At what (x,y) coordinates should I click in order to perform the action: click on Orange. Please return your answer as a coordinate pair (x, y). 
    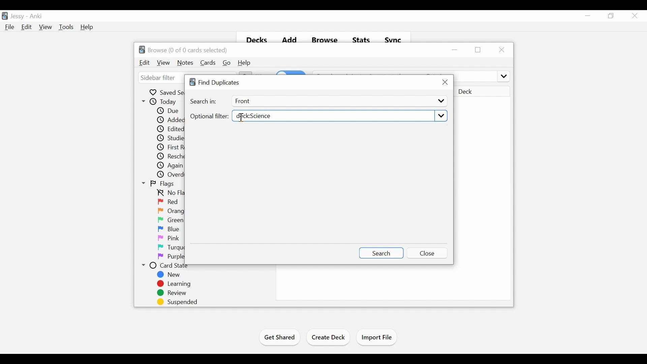
    Looking at the image, I should click on (171, 211).